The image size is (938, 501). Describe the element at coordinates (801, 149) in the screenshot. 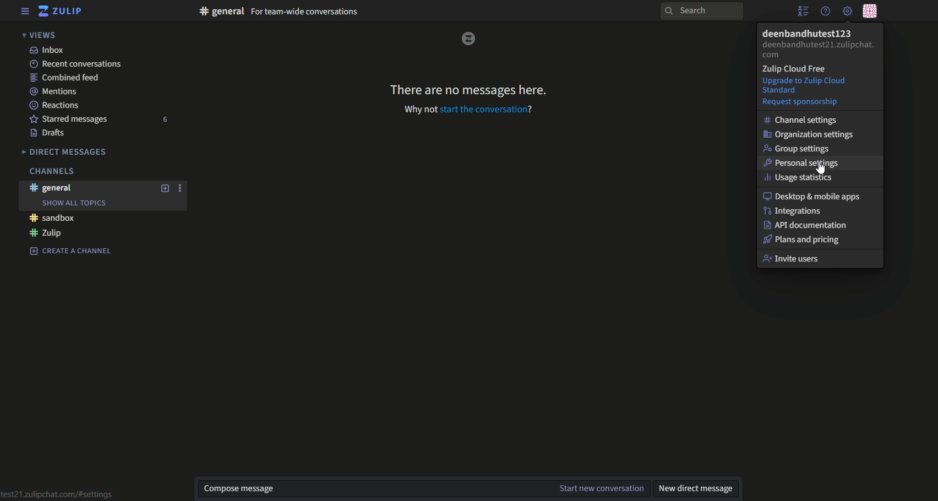

I see `Group settings` at that location.